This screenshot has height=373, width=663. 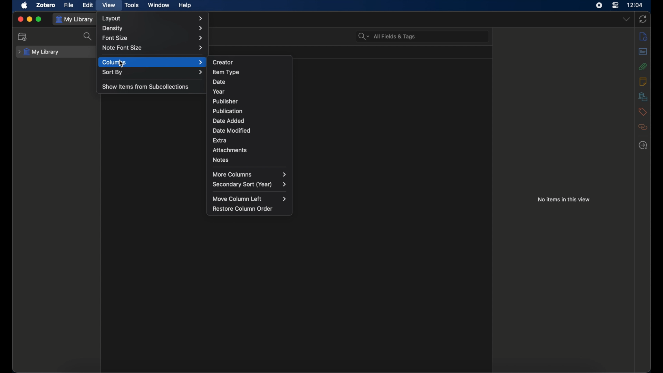 I want to click on control center, so click(x=616, y=6).